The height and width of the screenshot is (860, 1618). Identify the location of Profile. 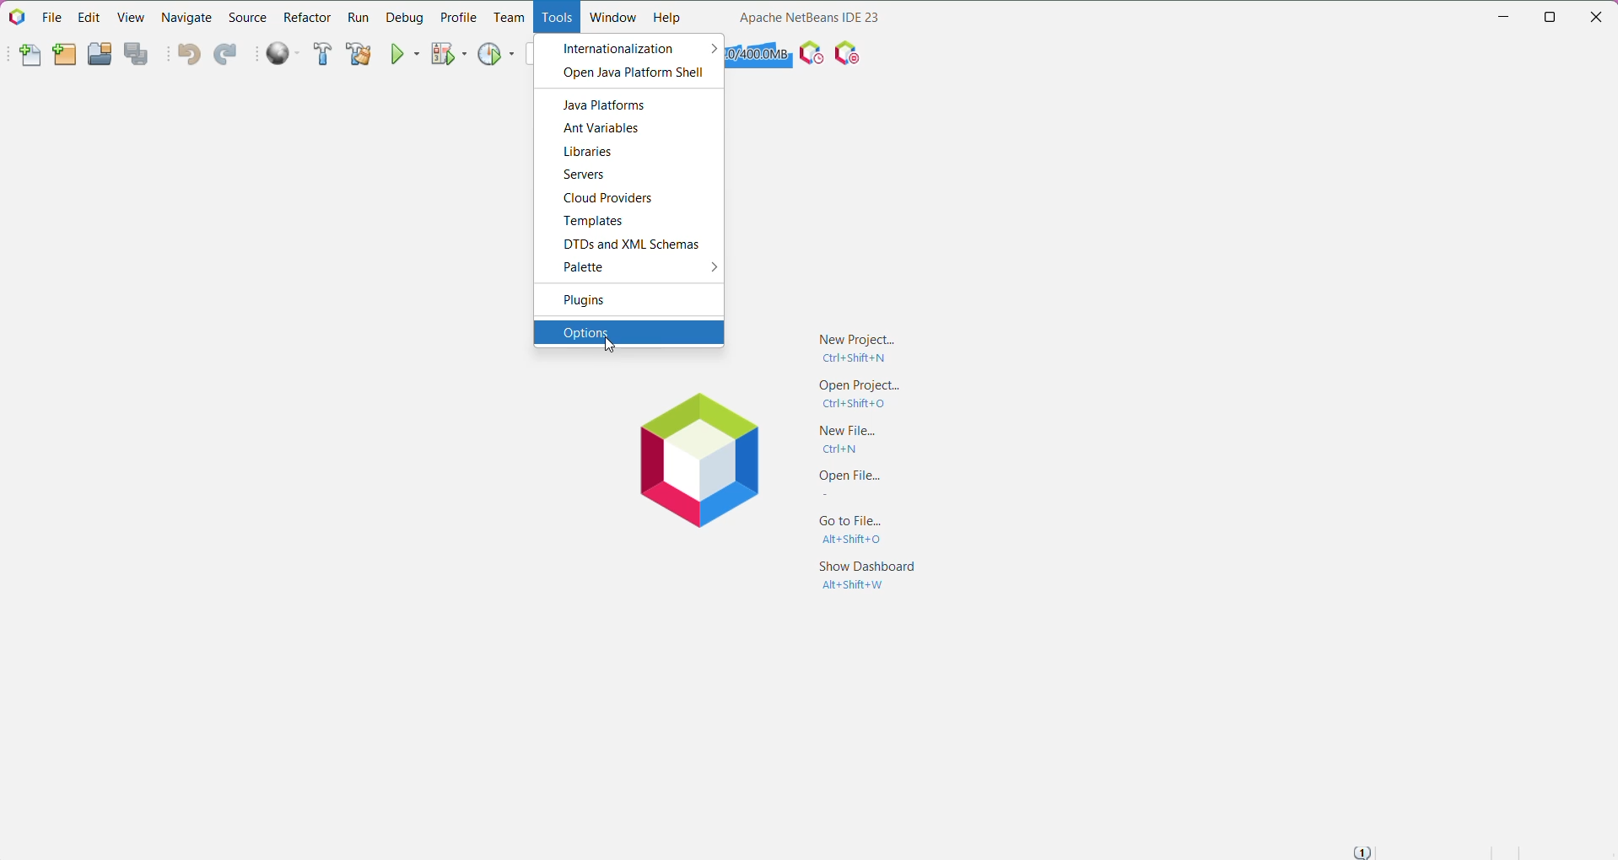
(459, 17).